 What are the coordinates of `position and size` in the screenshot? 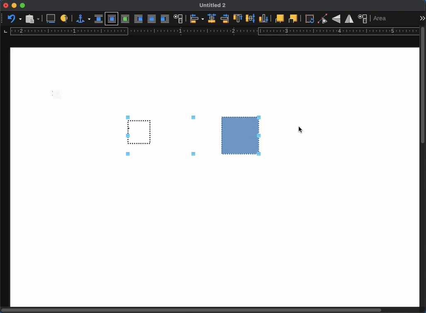 It's located at (363, 18).